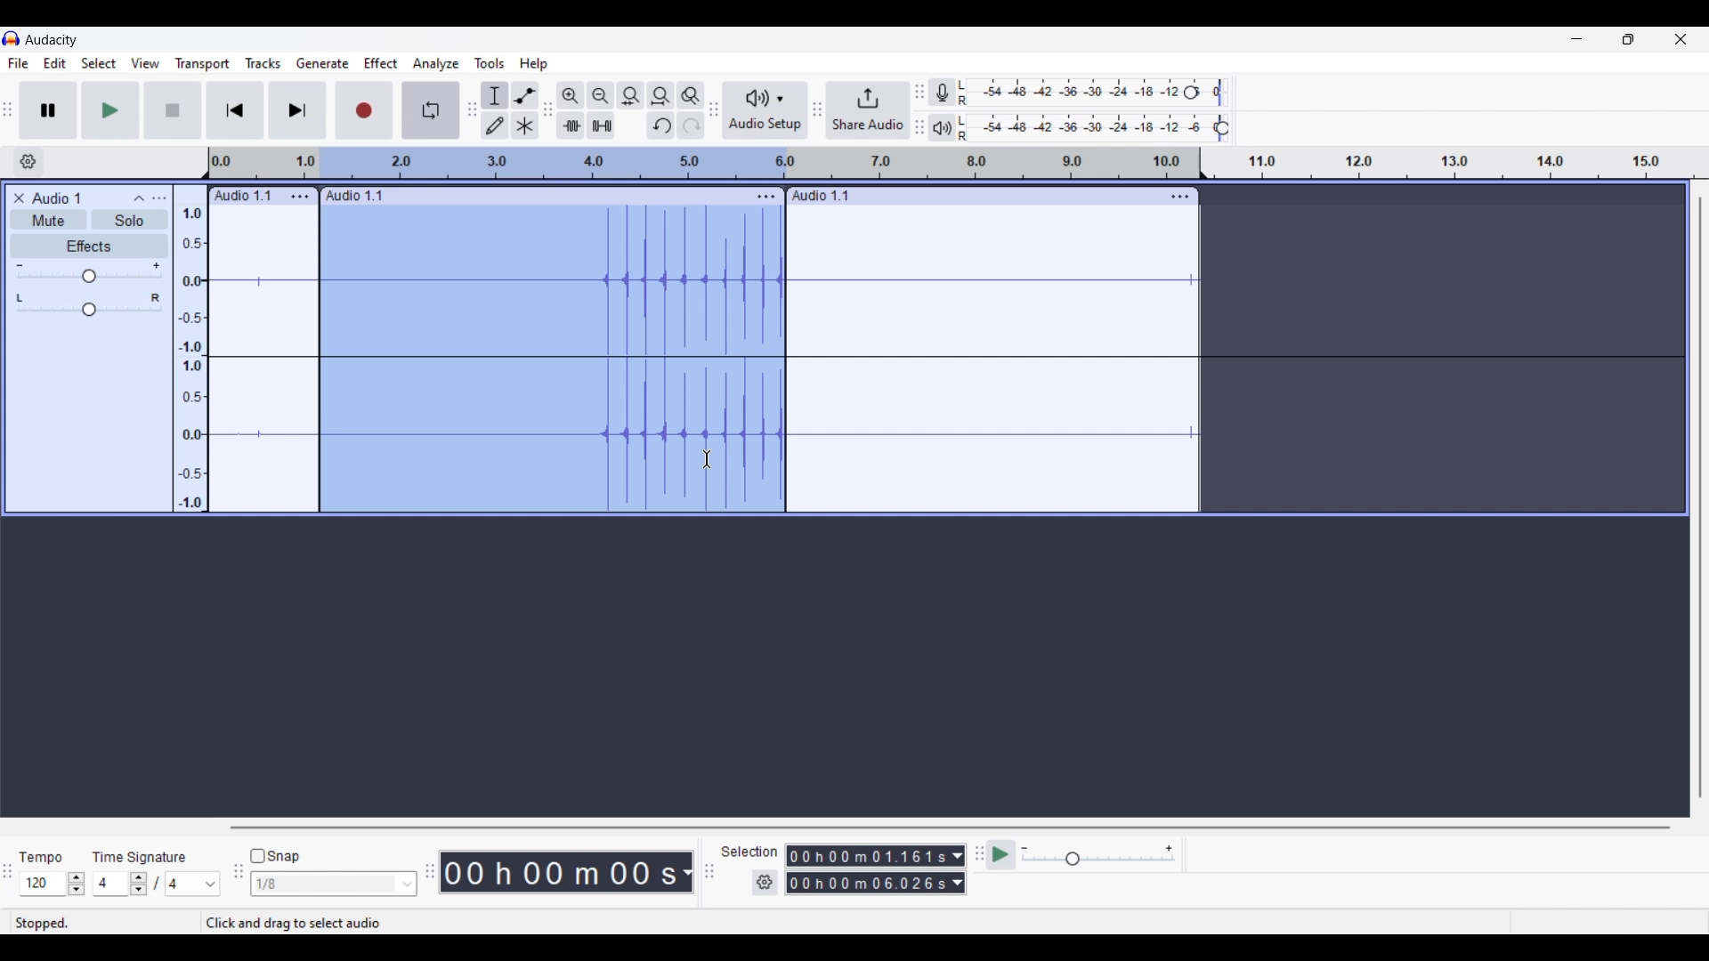  What do you see at coordinates (203, 63) in the screenshot?
I see `Transport menu` at bounding box center [203, 63].